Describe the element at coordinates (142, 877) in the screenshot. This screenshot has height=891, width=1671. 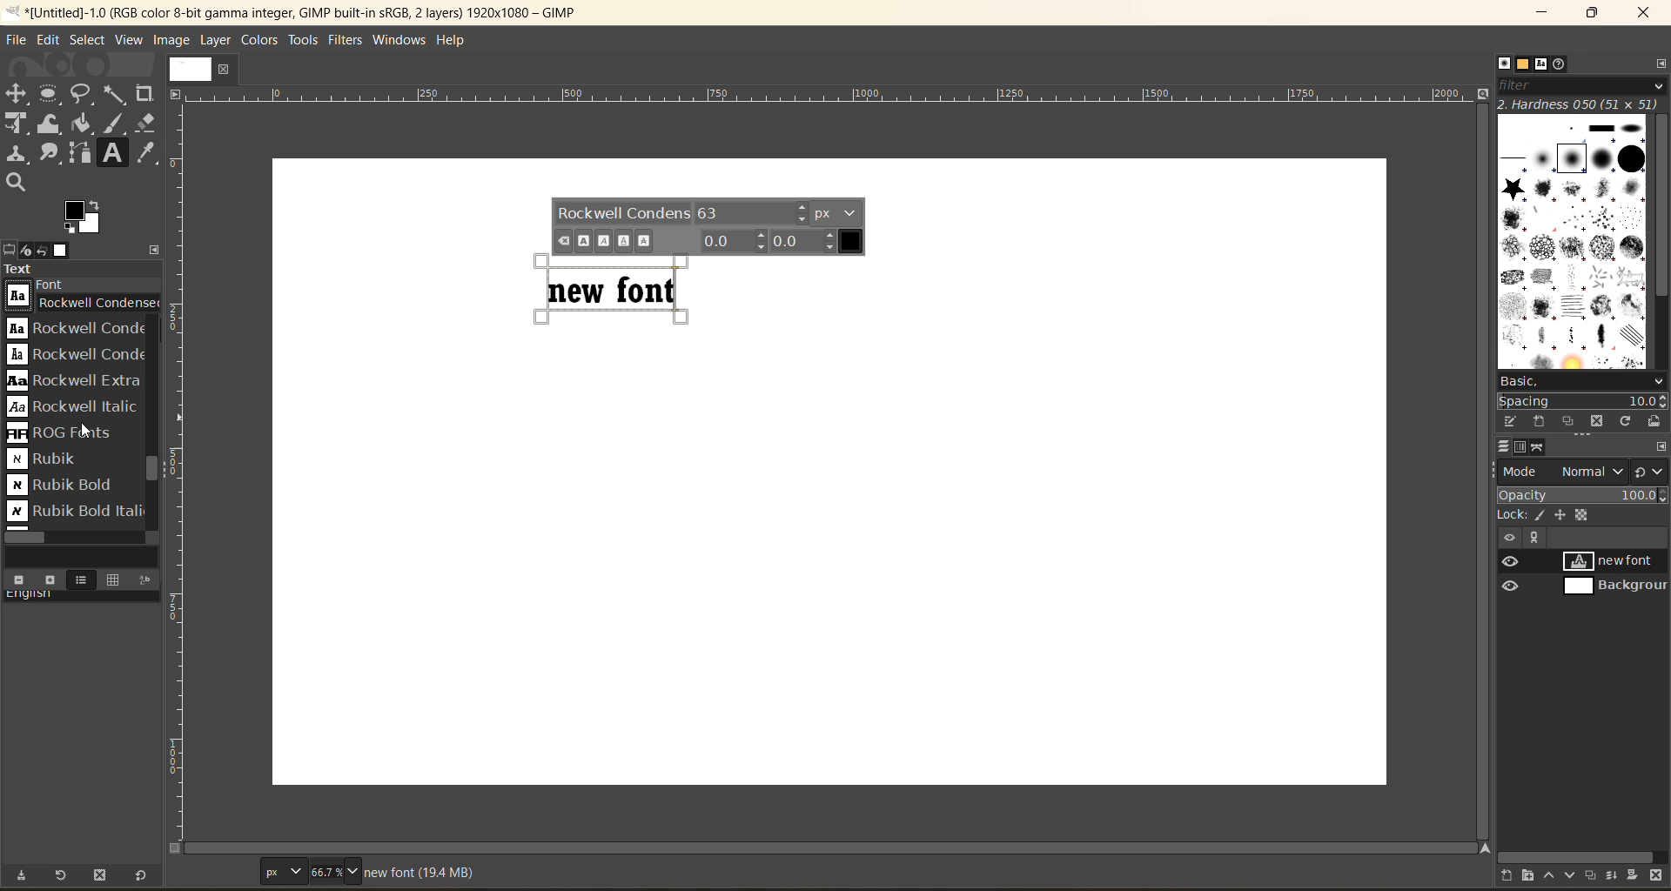
I see `reset tool preset` at that location.